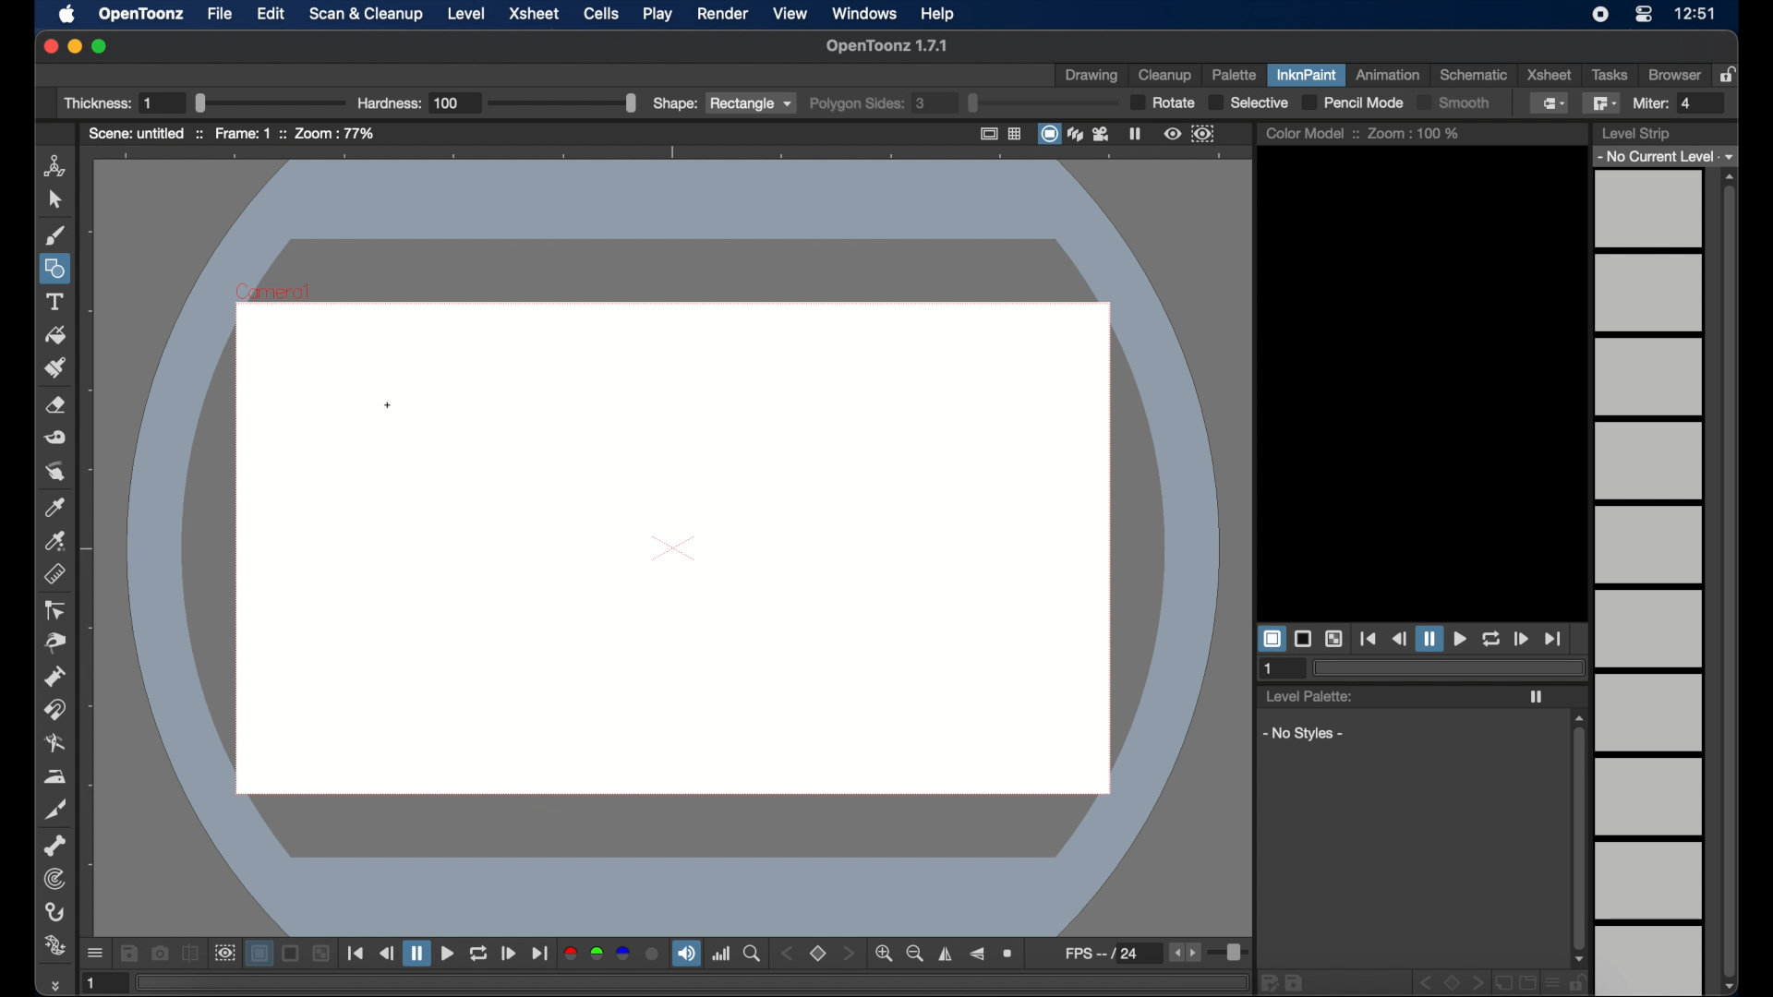 The width and height of the screenshot is (1773, 997). What do you see at coordinates (976, 955) in the screenshot?
I see `flip vertically` at bounding box center [976, 955].